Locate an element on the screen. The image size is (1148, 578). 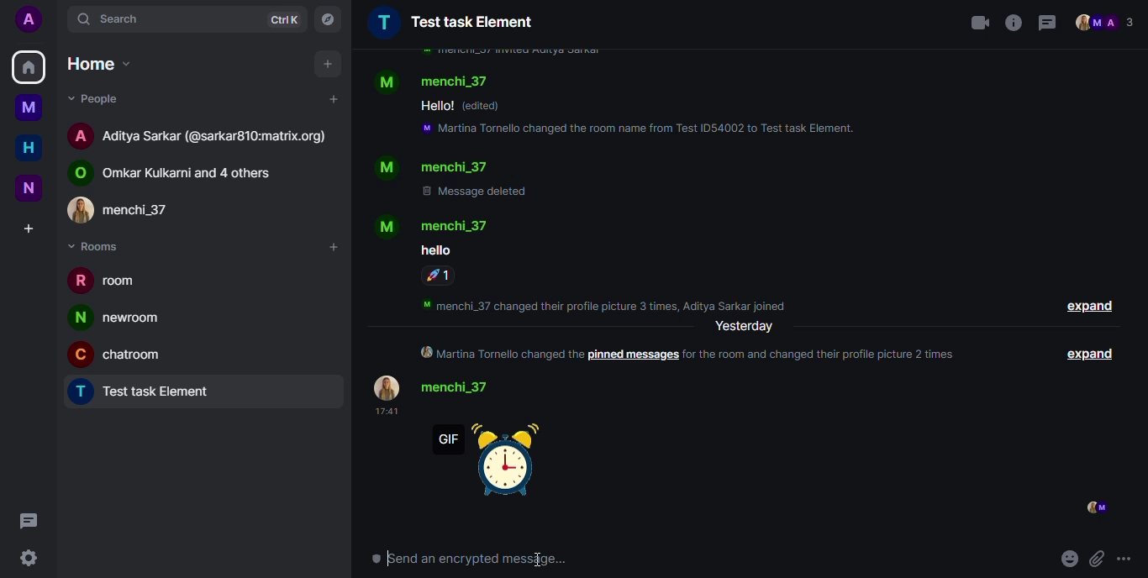
home is located at coordinates (29, 149).